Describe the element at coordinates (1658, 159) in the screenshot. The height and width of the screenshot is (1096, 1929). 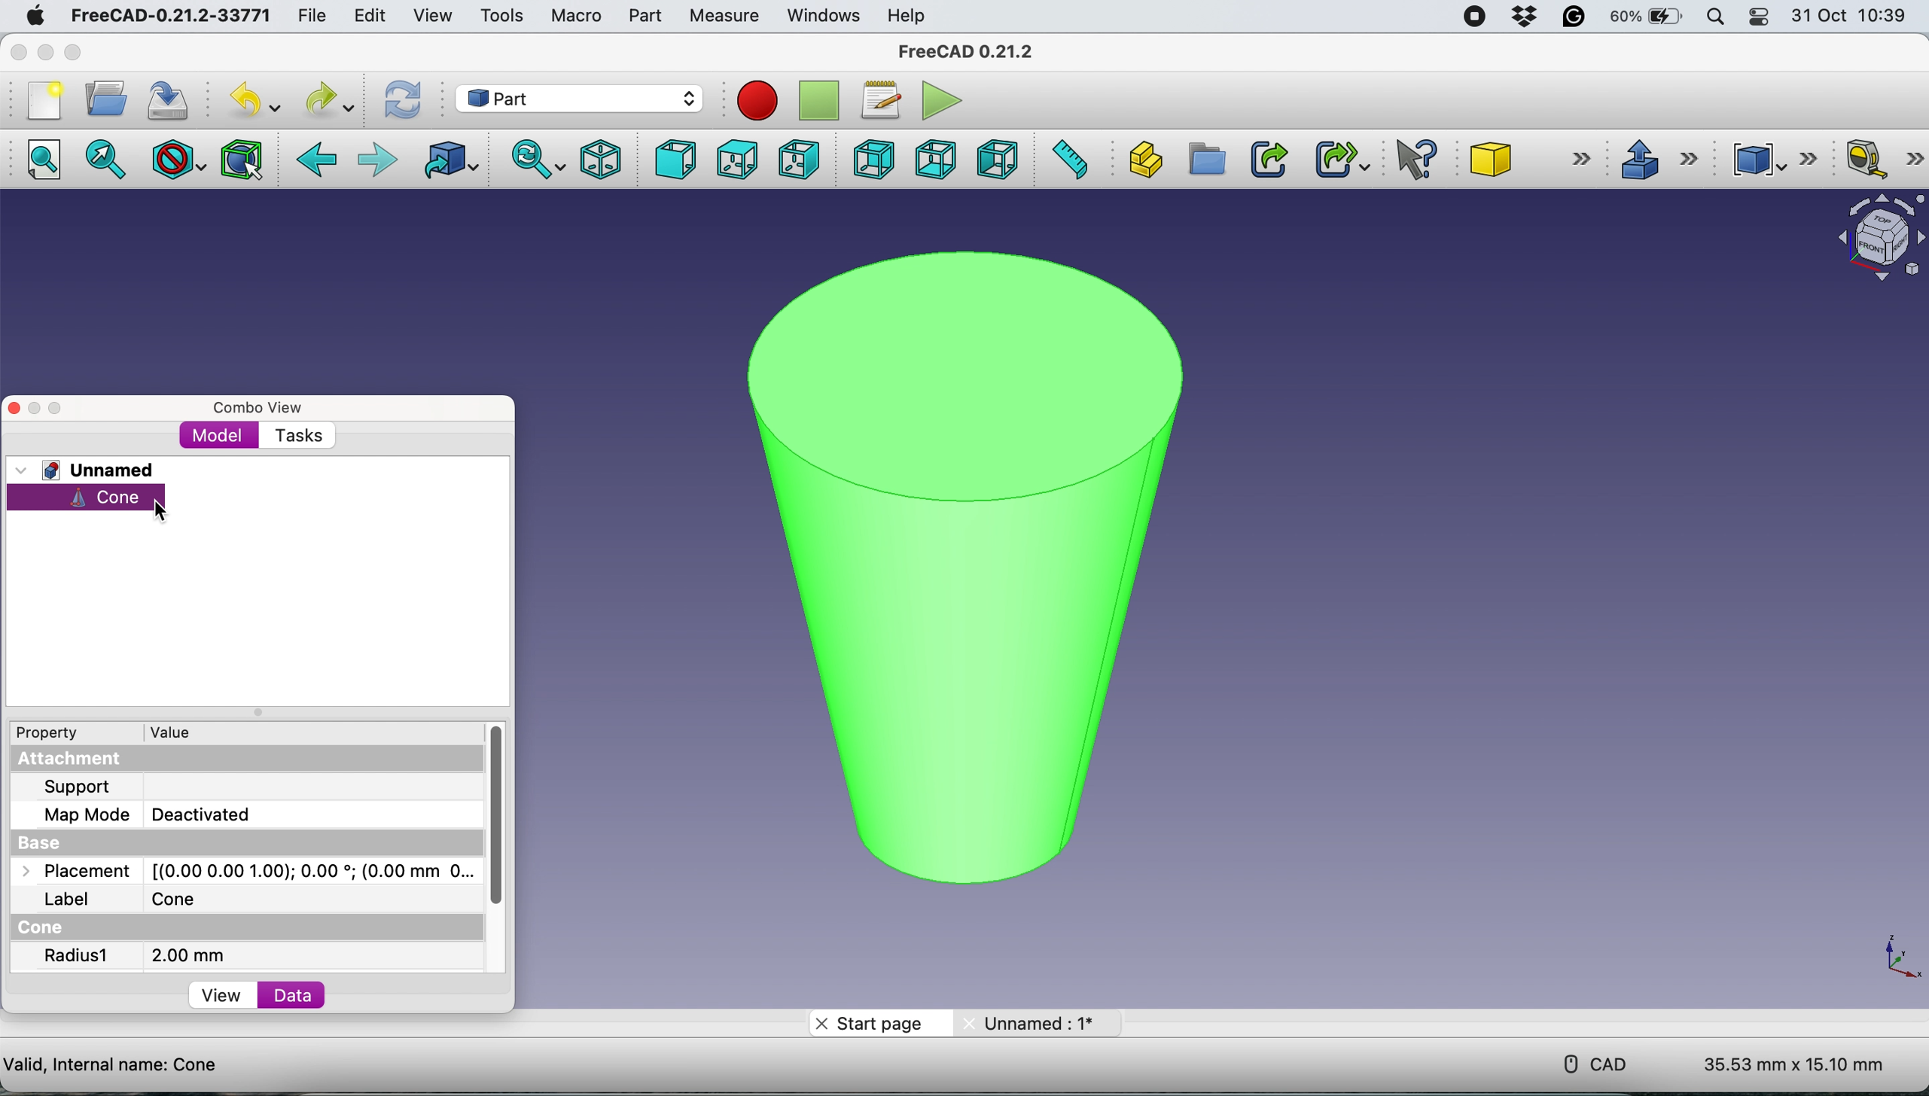
I see `extrude` at that location.